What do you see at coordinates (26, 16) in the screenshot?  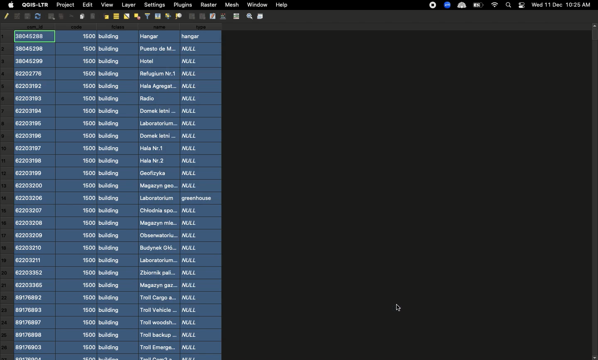 I see `copy` at bounding box center [26, 16].